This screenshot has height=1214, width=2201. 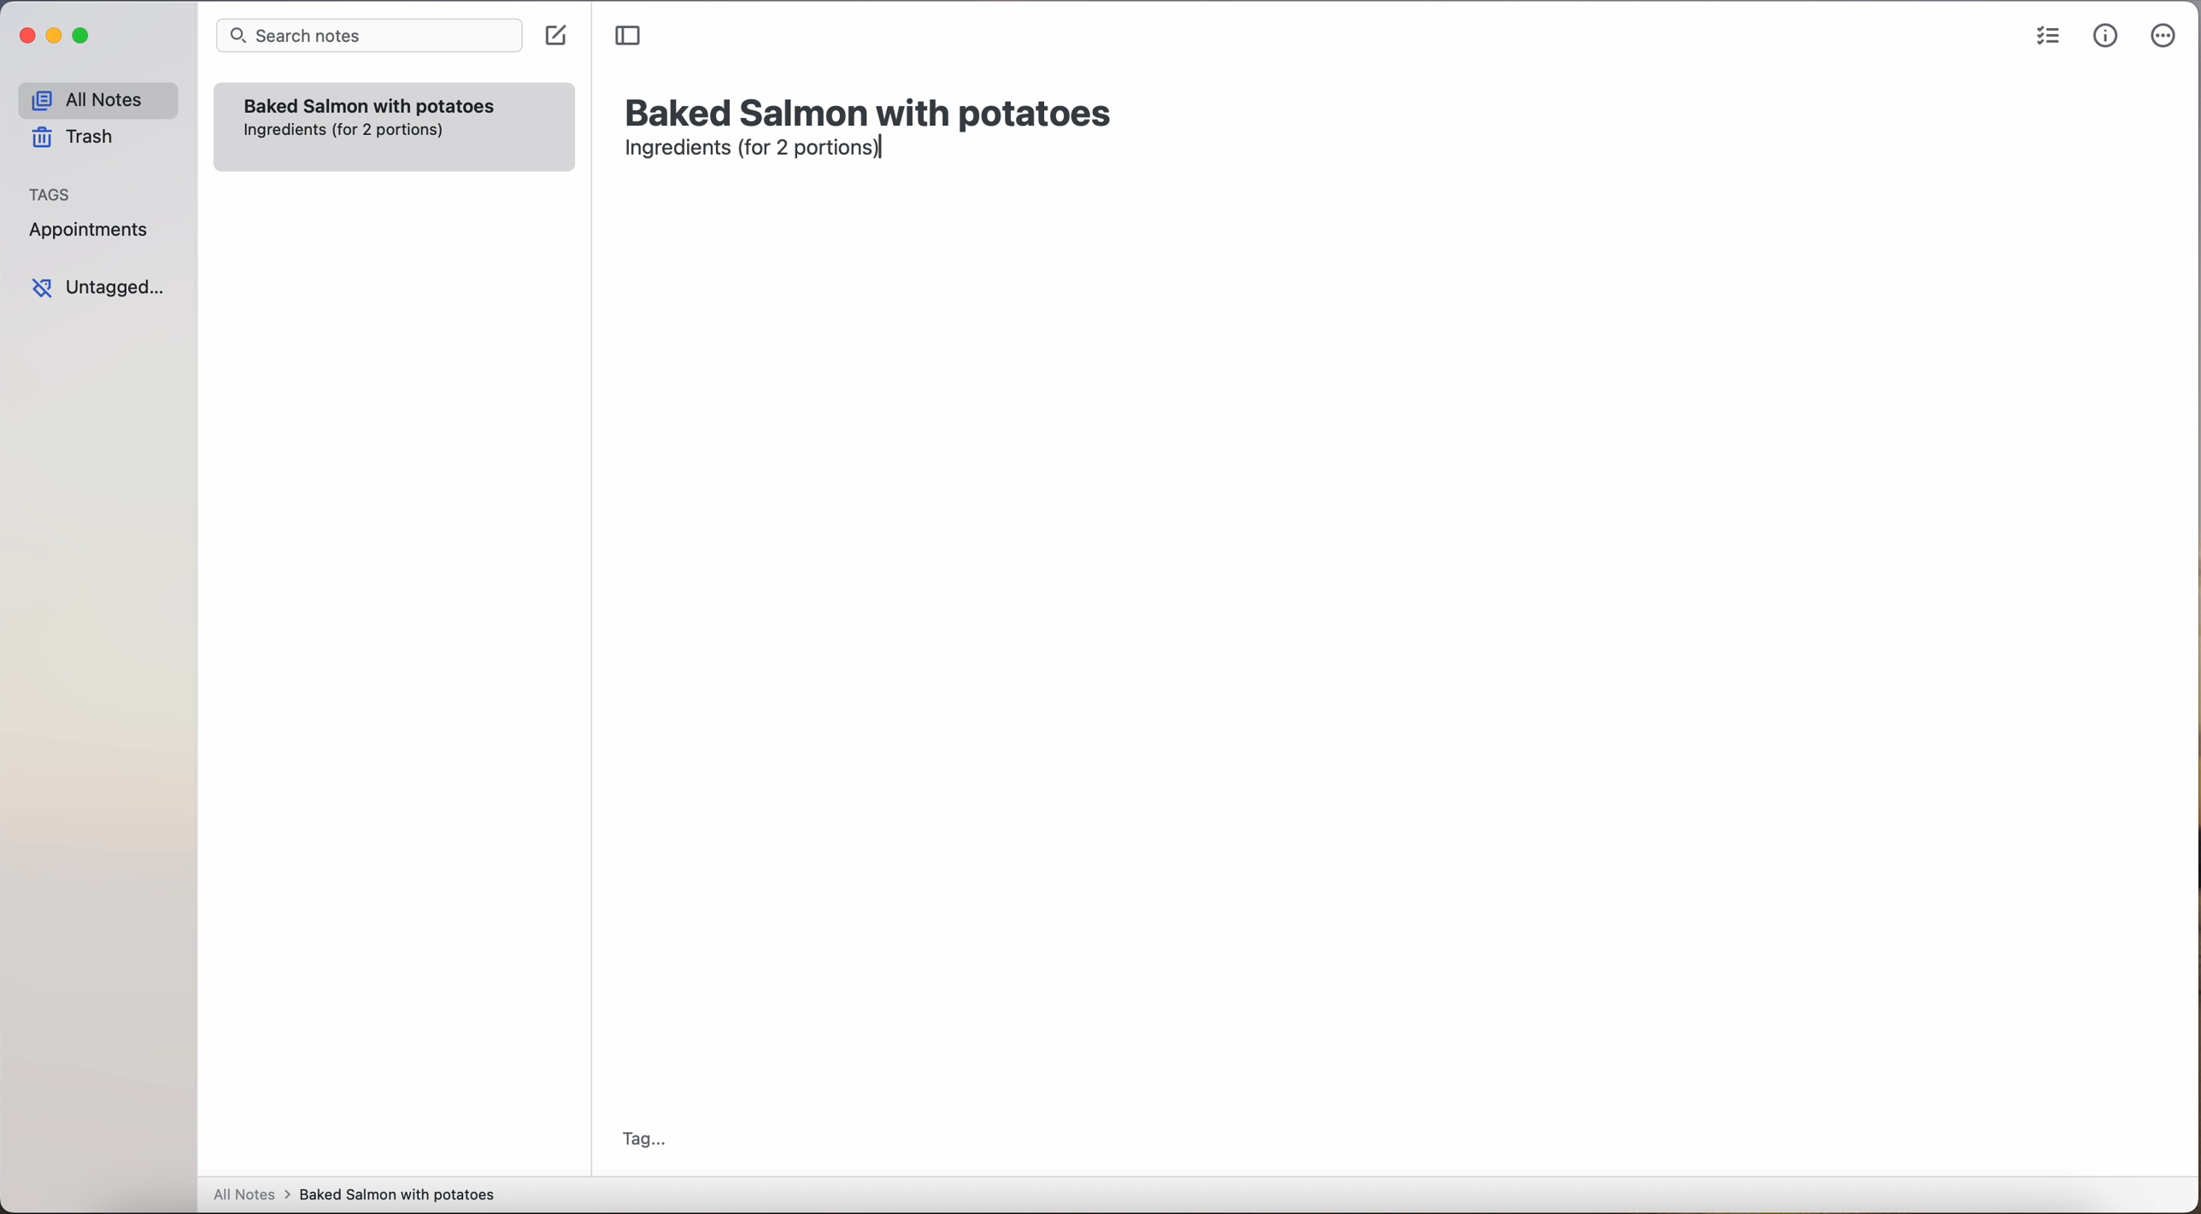 I want to click on ingredients (for 2 portions), so click(x=758, y=150).